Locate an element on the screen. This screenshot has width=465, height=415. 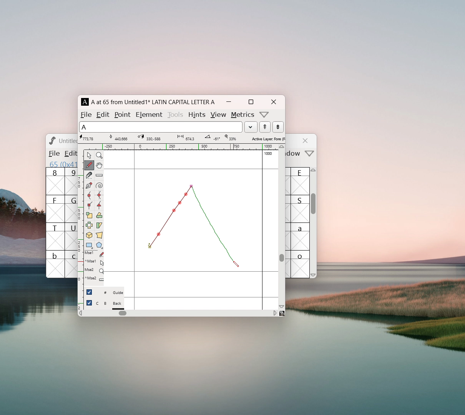
^Mse2 is located at coordinates (95, 262).